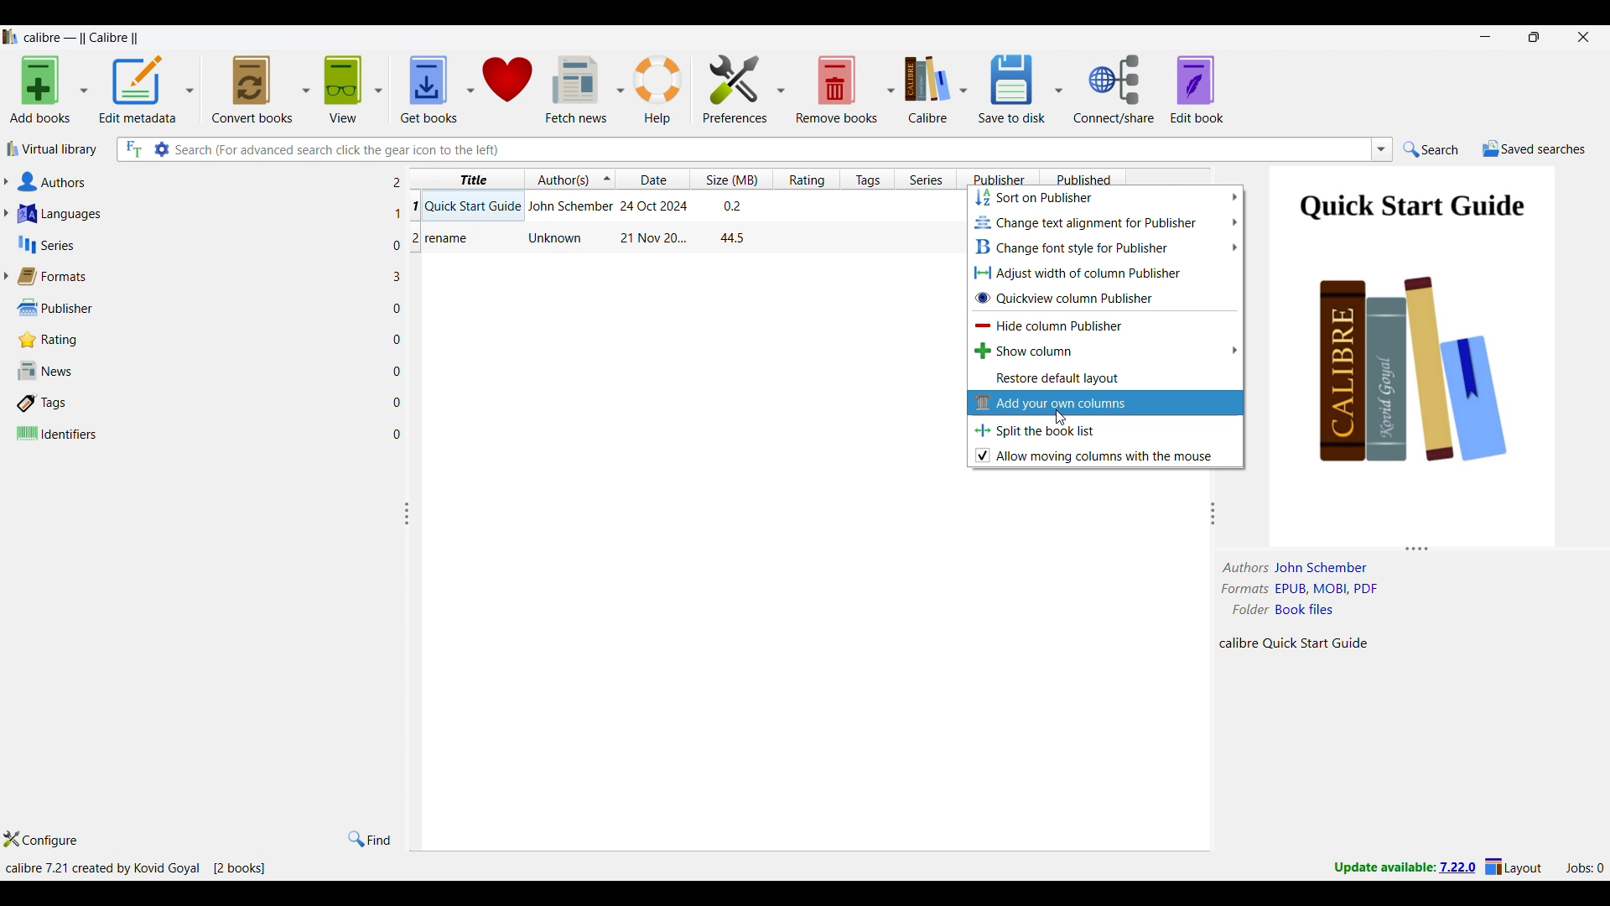 Image resolution: width=1610 pixels, height=906 pixels. What do you see at coordinates (407, 243) in the screenshot?
I see `0 2` at bounding box center [407, 243].